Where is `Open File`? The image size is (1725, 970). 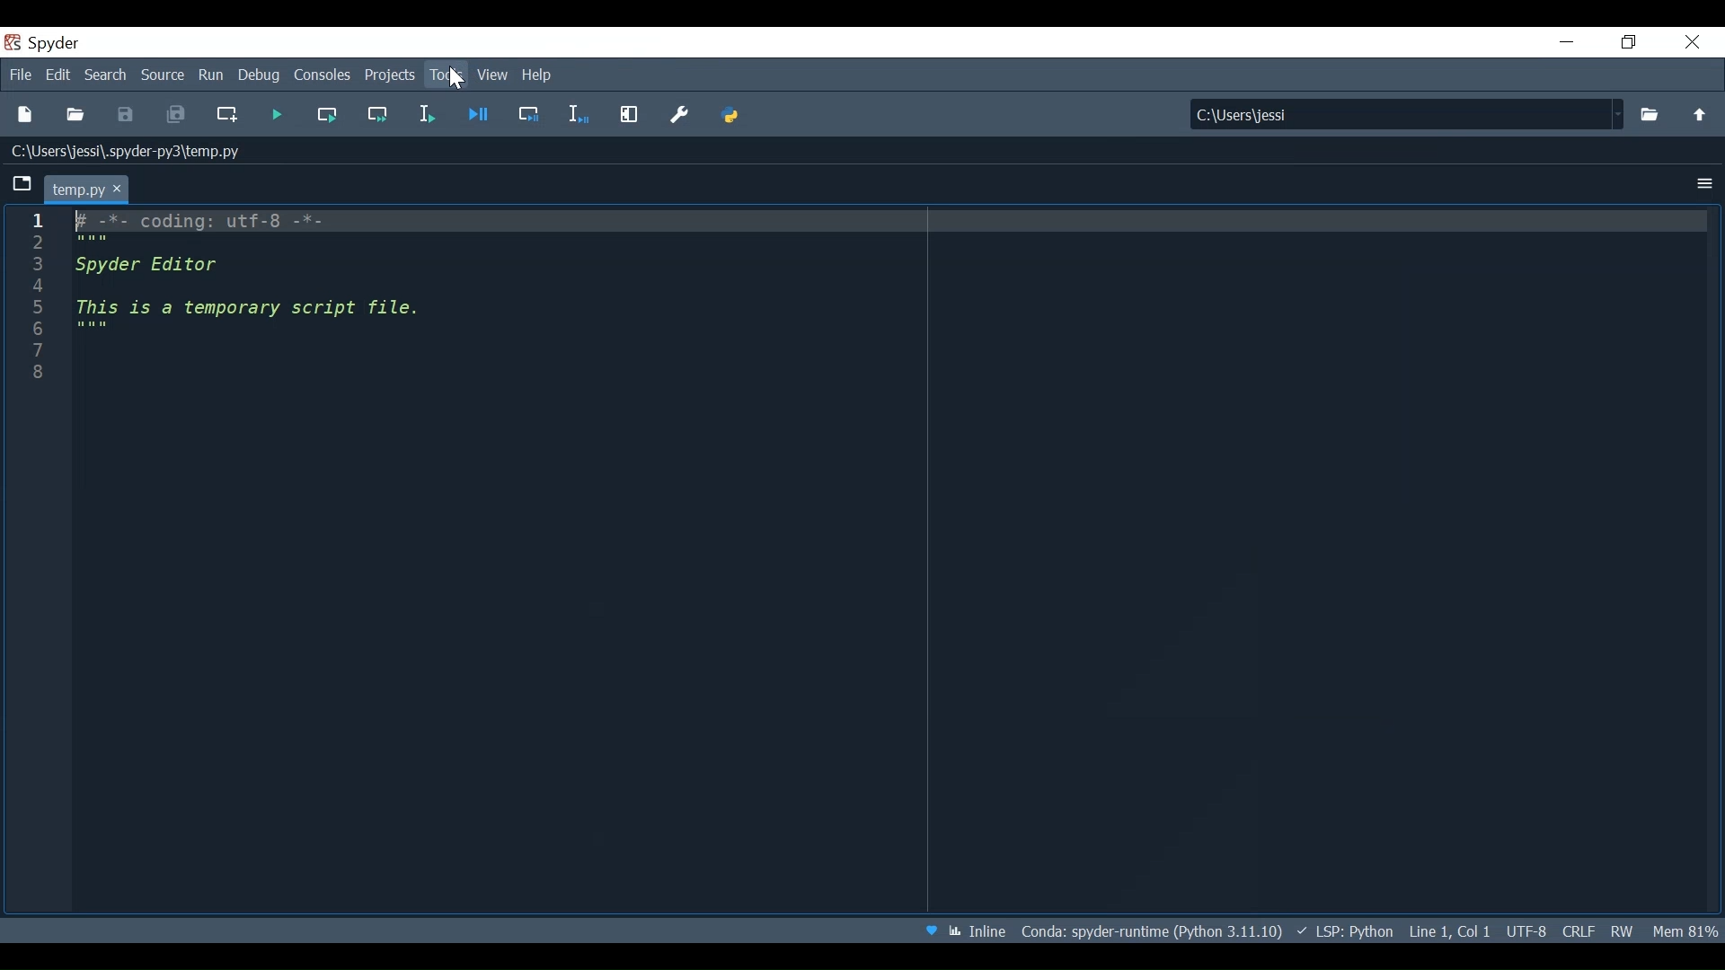 Open File is located at coordinates (74, 117).